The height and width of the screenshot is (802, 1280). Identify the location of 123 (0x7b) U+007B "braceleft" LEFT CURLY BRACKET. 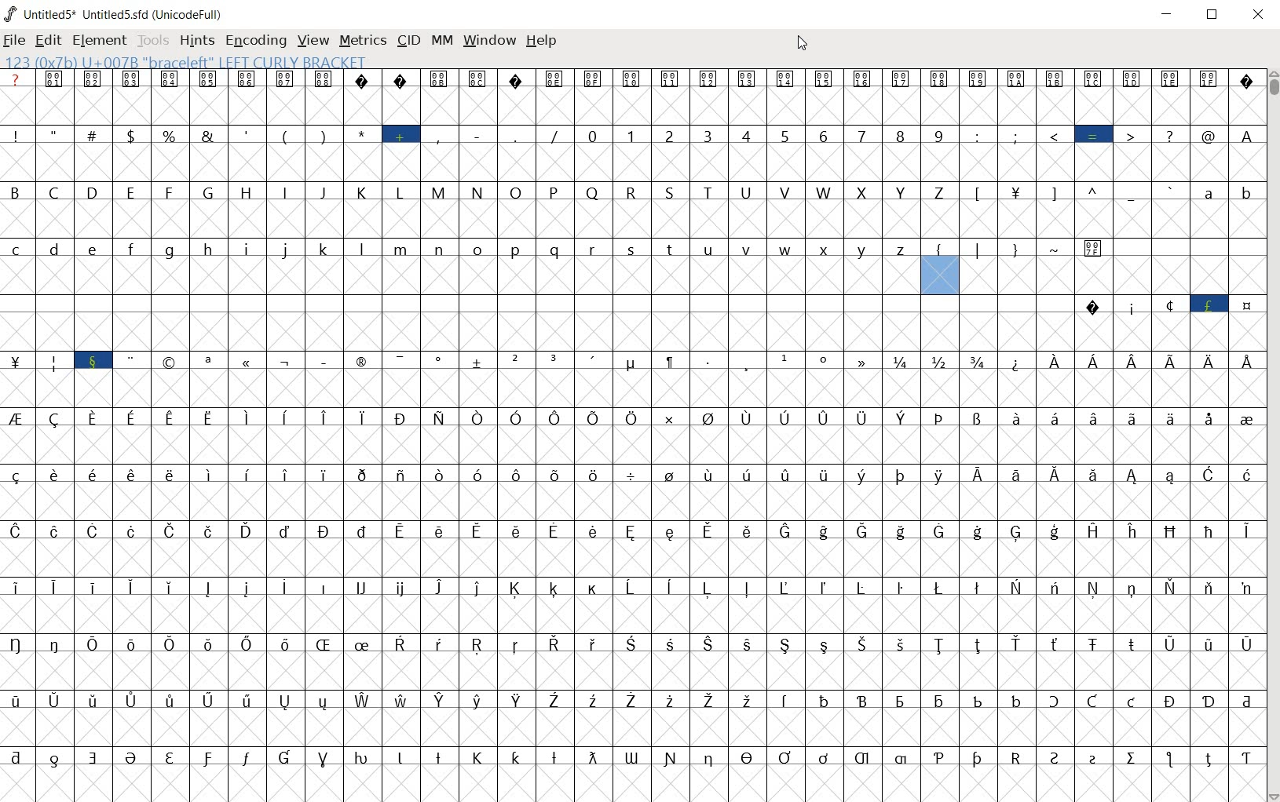
(198, 63).